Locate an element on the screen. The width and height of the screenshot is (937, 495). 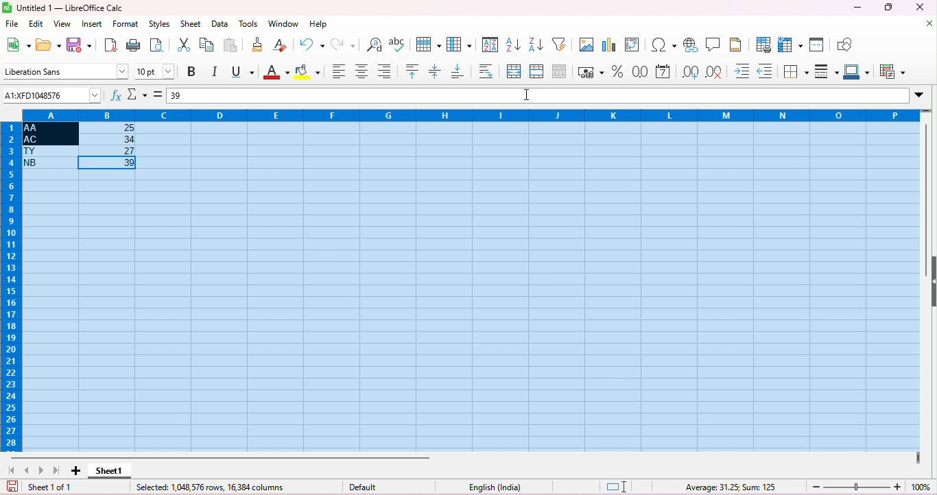
redo is located at coordinates (345, 44).